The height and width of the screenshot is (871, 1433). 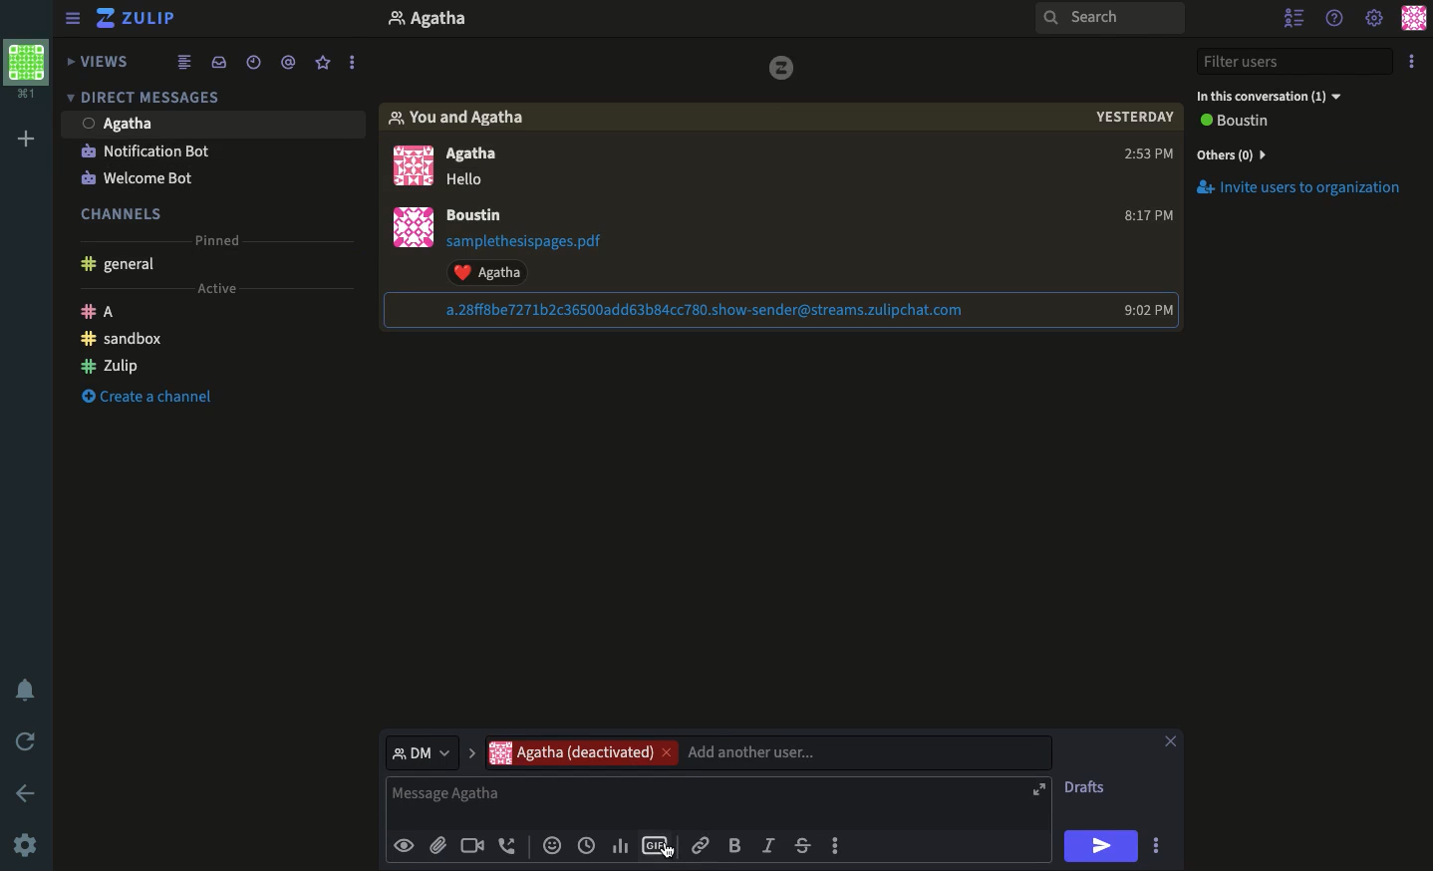 I want to click on Channels , so click(x=125, y=210).